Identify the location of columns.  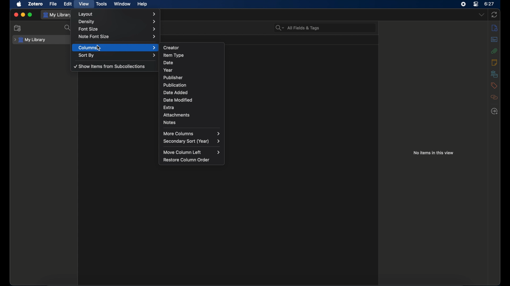
(117, 48).